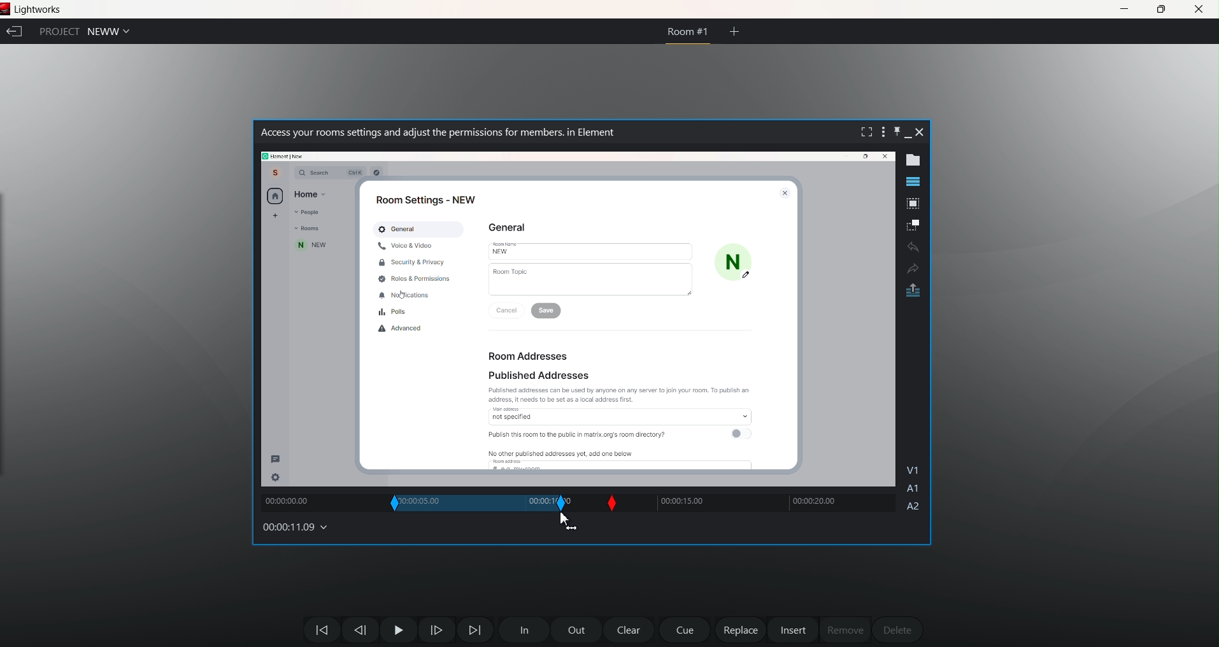  What do you see at coordinates (396, 630) in the screenshot?
I see `Pause Play Button` at bounding box center [396, 630].